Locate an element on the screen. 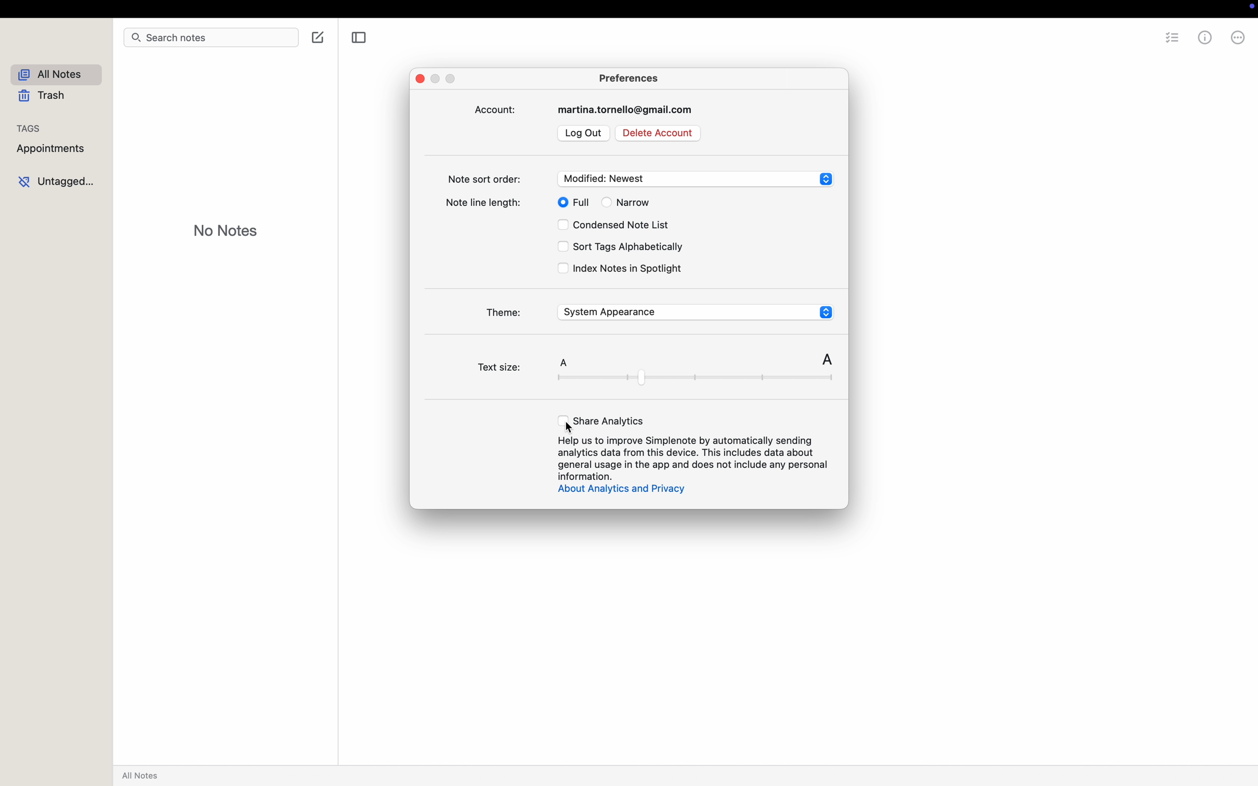 This screenshot has height=786, width=1258. more options is located at coordinates (1238, 39).